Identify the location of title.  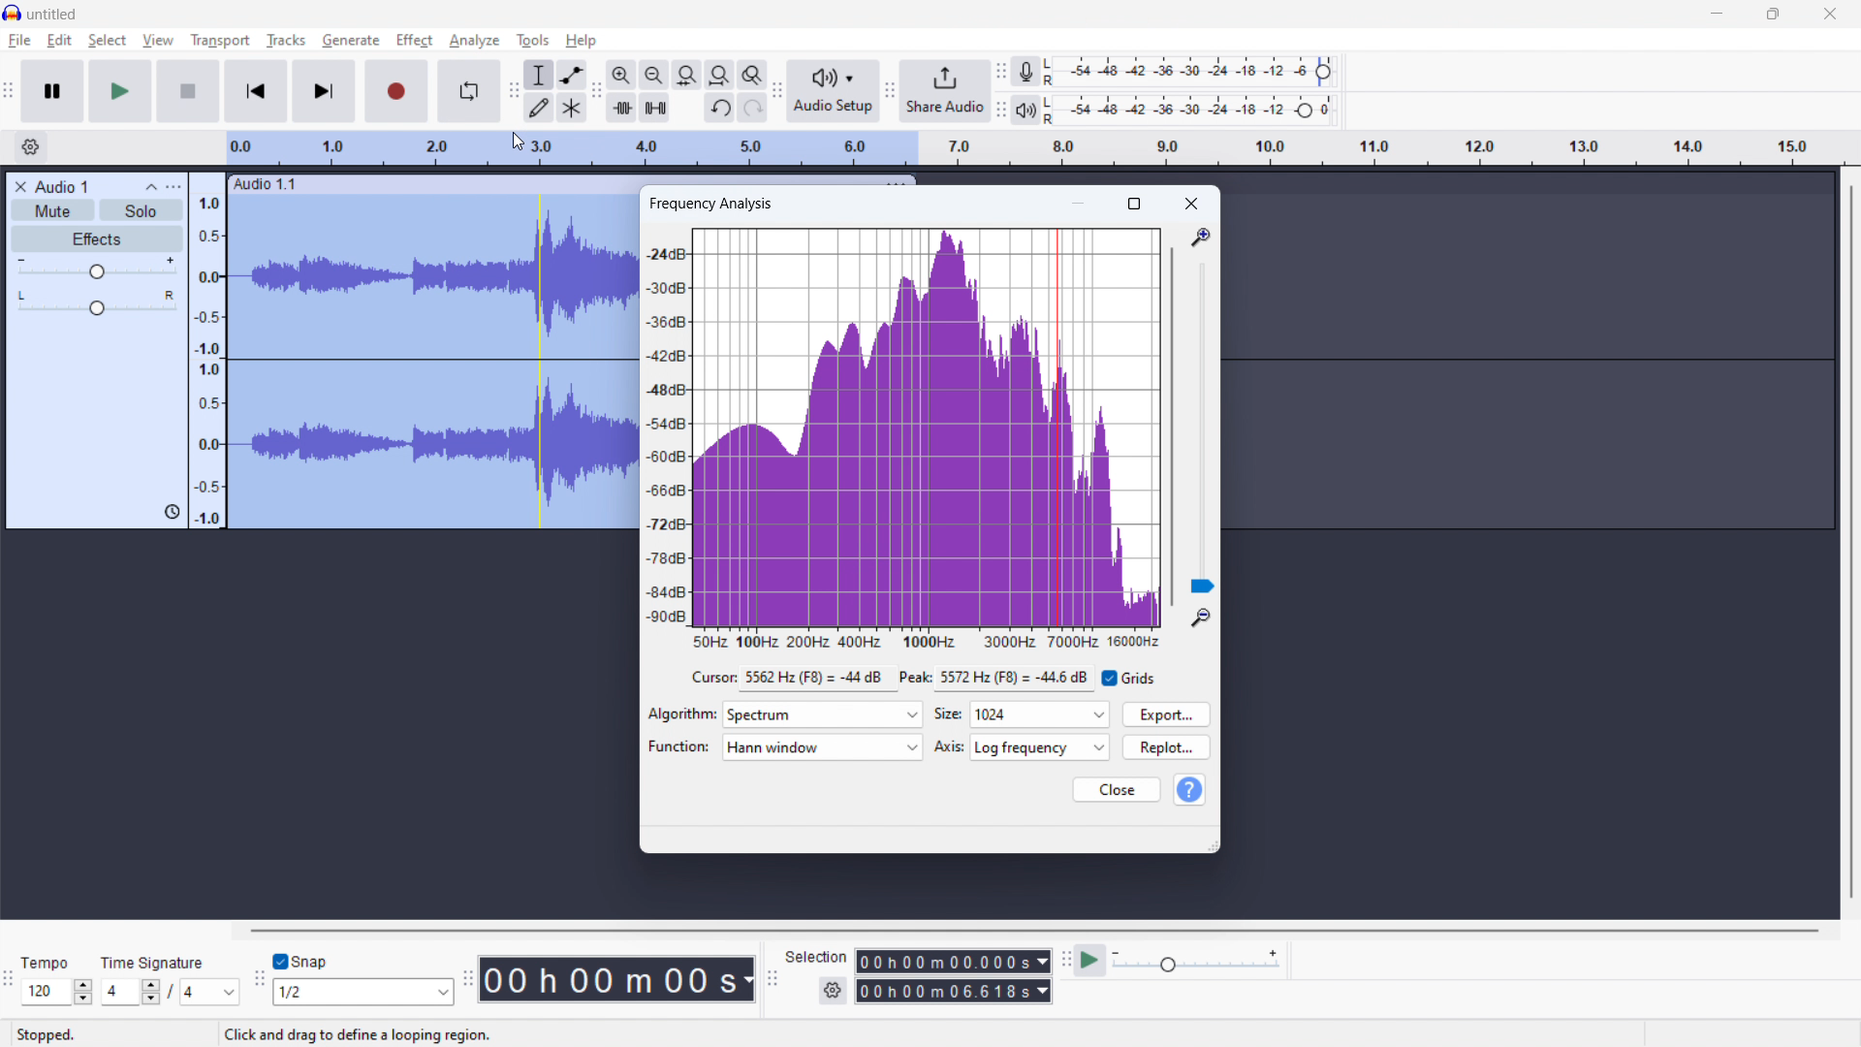
(52, 15).